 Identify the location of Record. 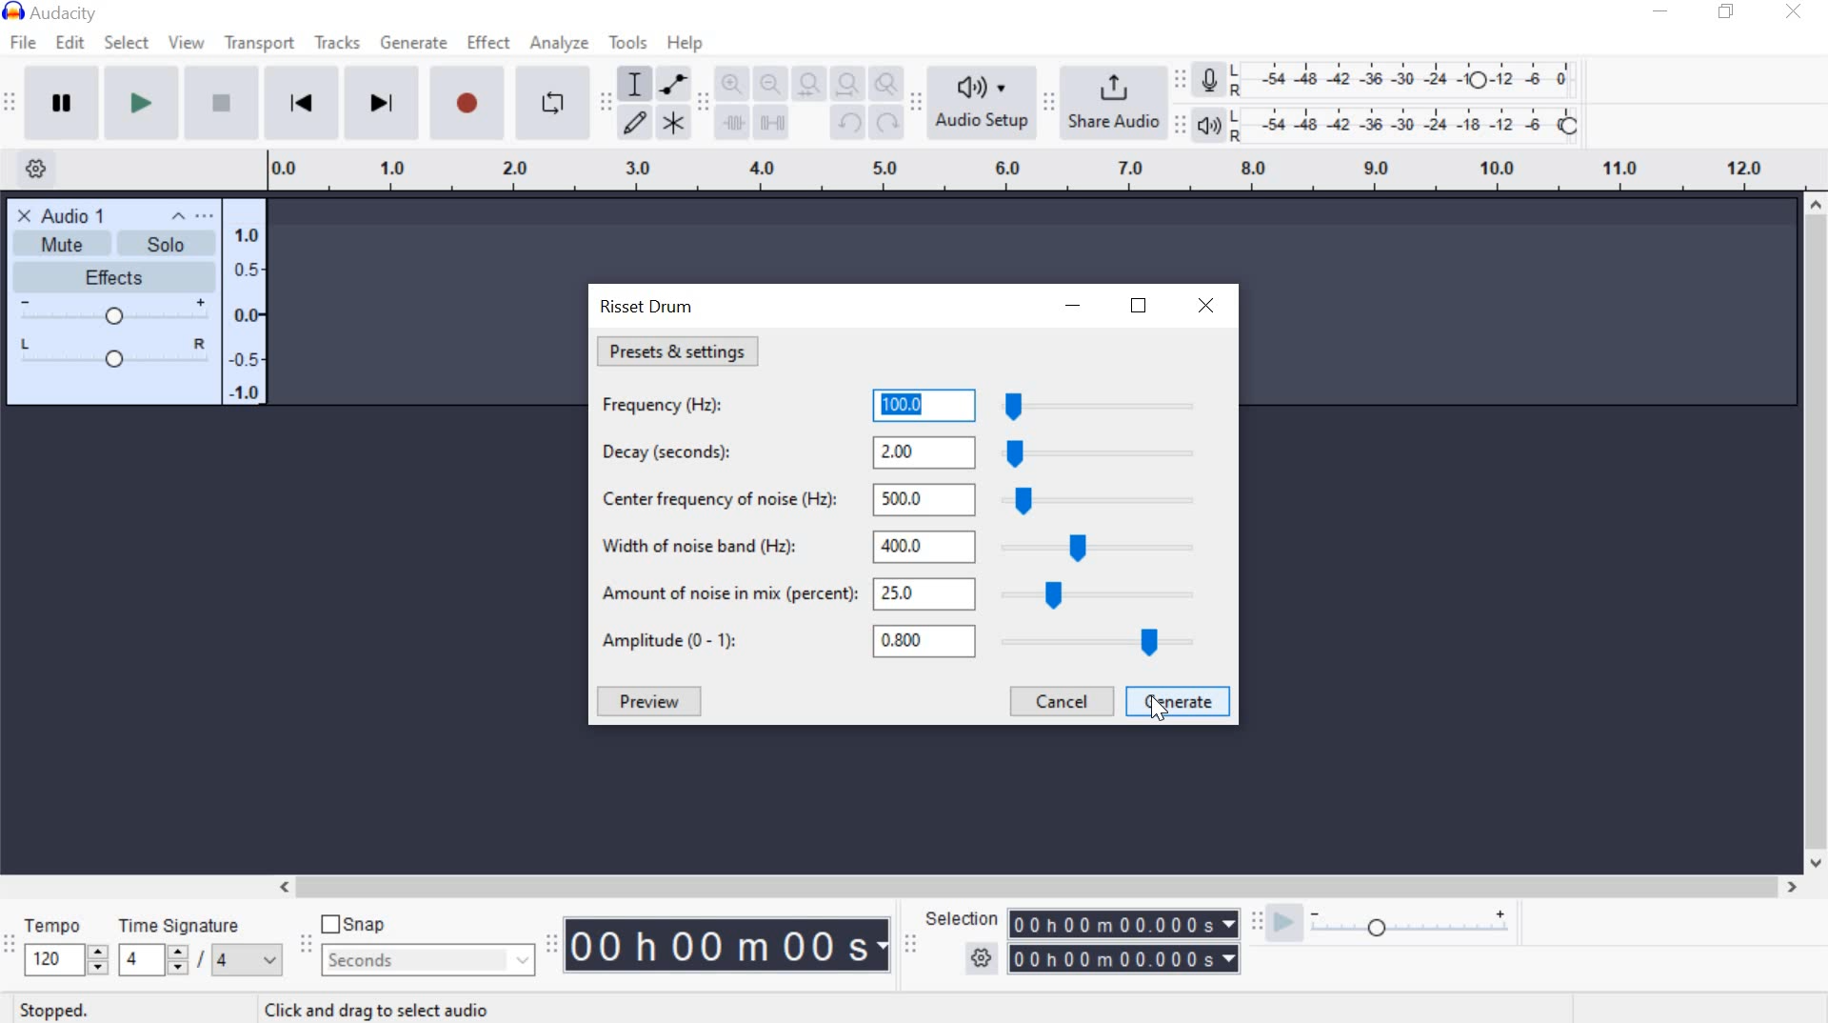
(468, 103).